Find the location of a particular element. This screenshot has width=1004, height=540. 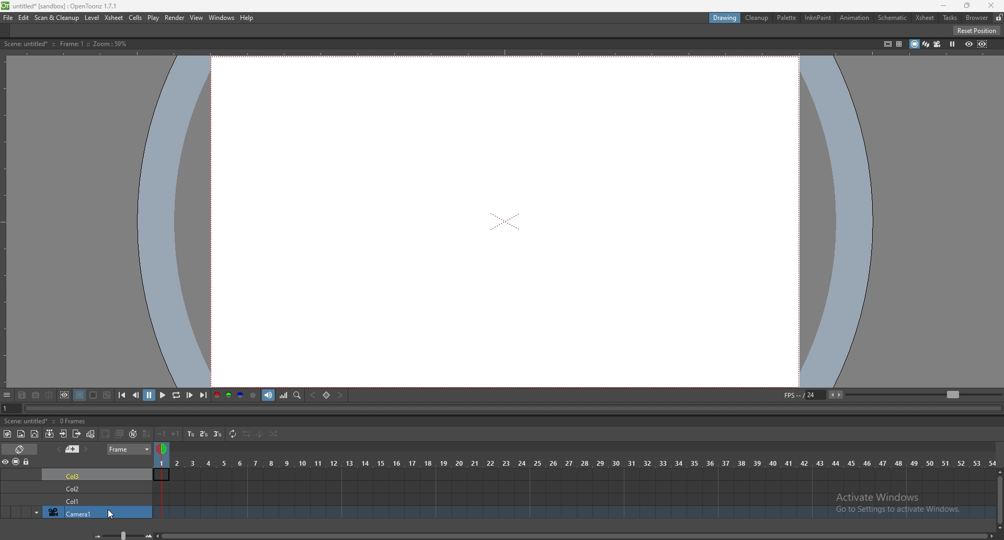

decrease step is located at coordinates (162, 434).